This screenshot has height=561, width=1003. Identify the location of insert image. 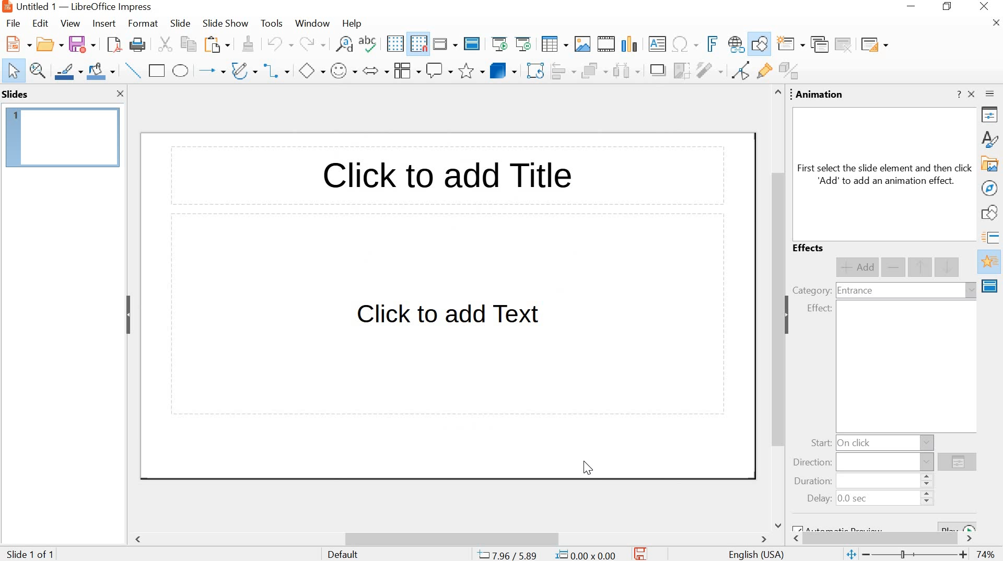
(582, 44).